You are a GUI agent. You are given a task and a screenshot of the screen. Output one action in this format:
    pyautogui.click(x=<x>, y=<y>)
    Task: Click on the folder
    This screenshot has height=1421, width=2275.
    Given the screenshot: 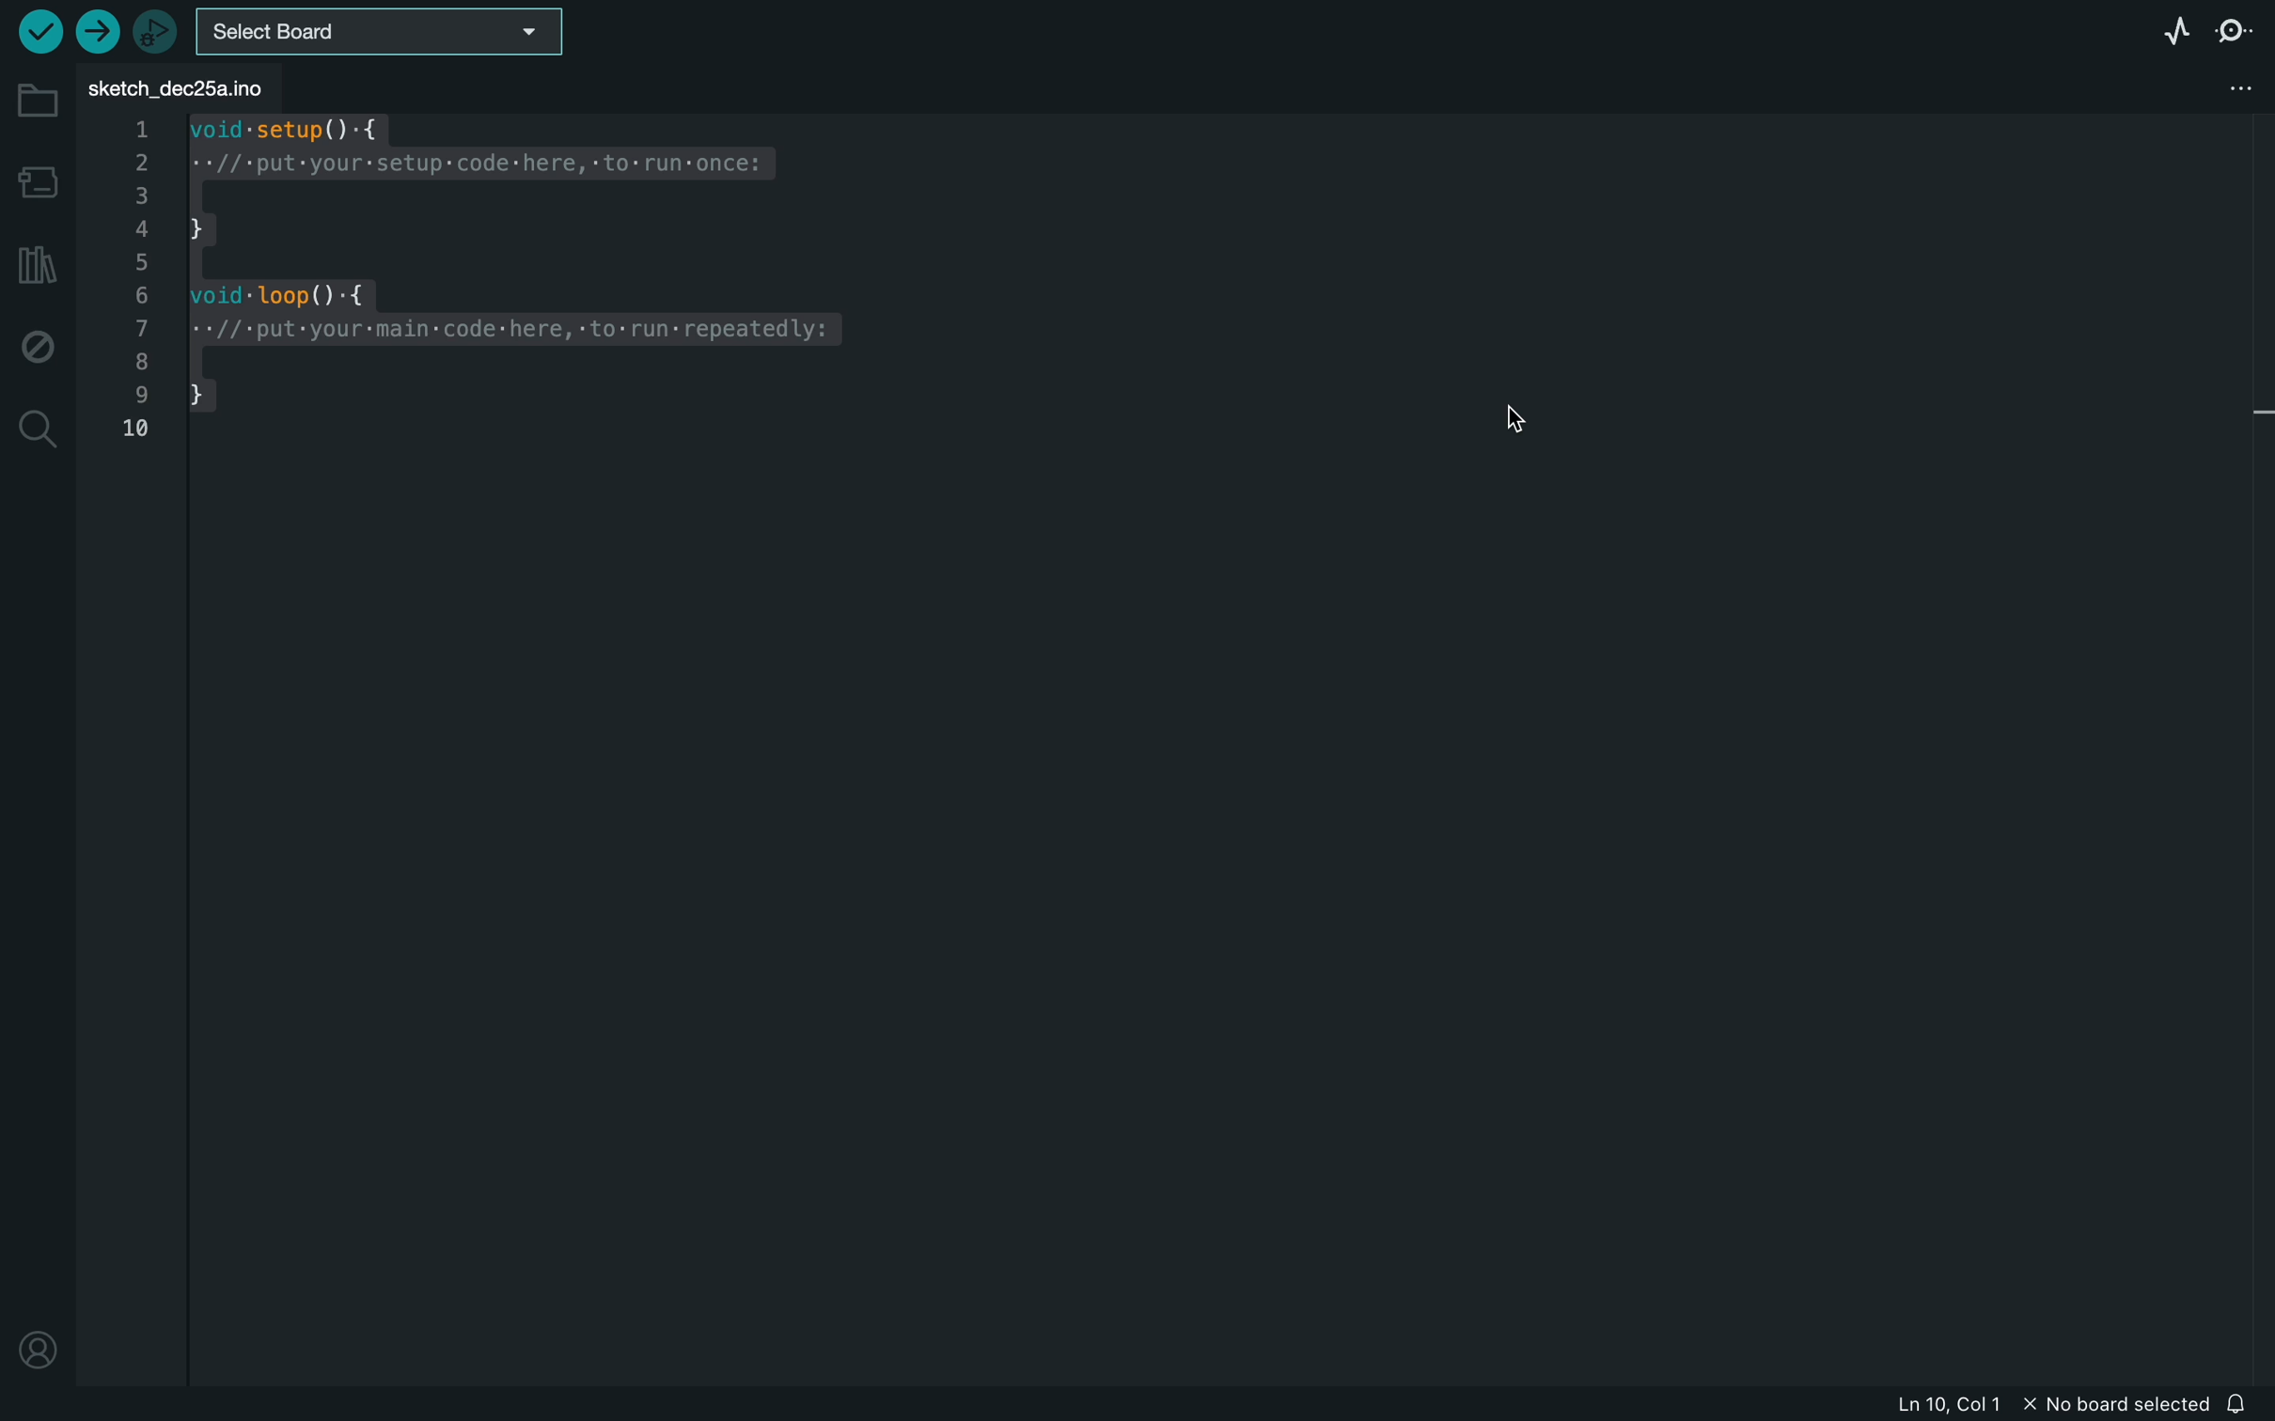 What is the action you would take?
    pyautogui.click(x=38, y=101)
    